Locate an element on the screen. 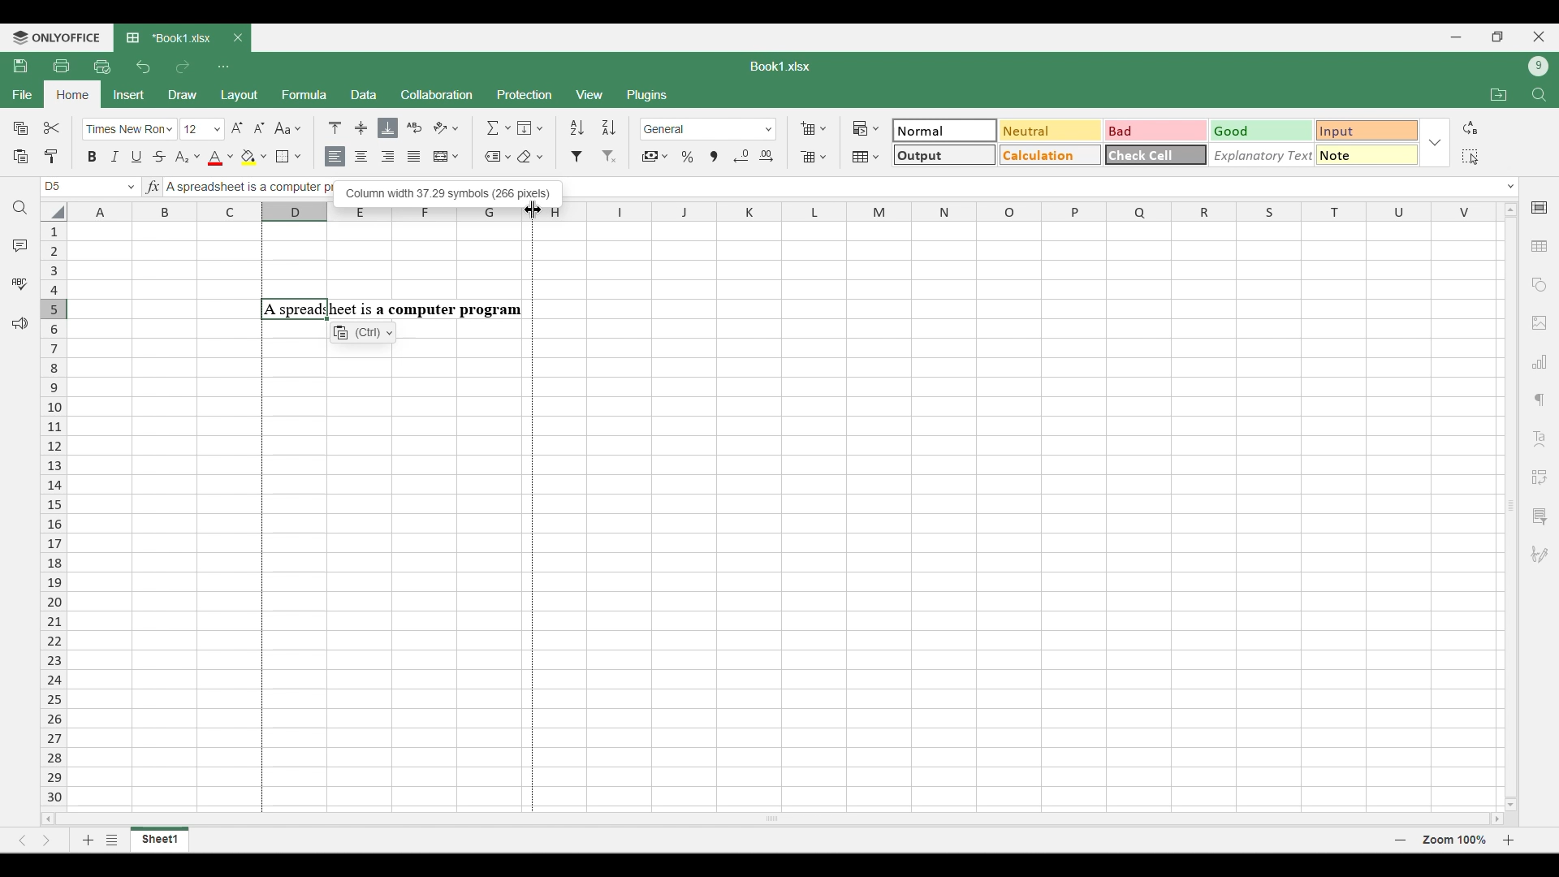  Paste is located at coordinates (19, 157).